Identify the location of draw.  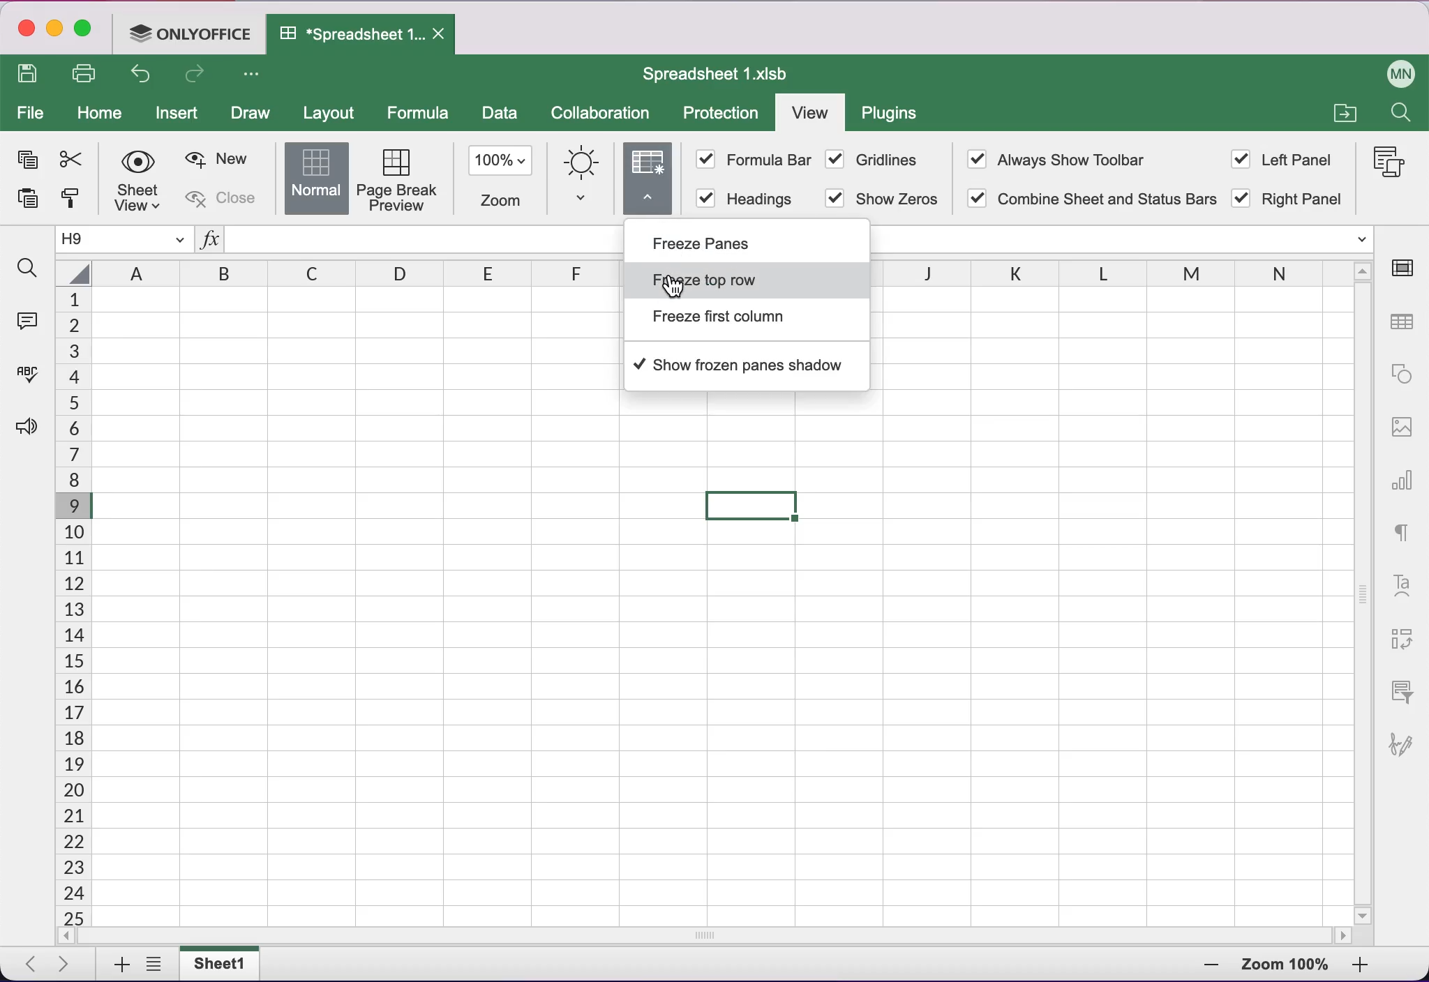
(255, 114).